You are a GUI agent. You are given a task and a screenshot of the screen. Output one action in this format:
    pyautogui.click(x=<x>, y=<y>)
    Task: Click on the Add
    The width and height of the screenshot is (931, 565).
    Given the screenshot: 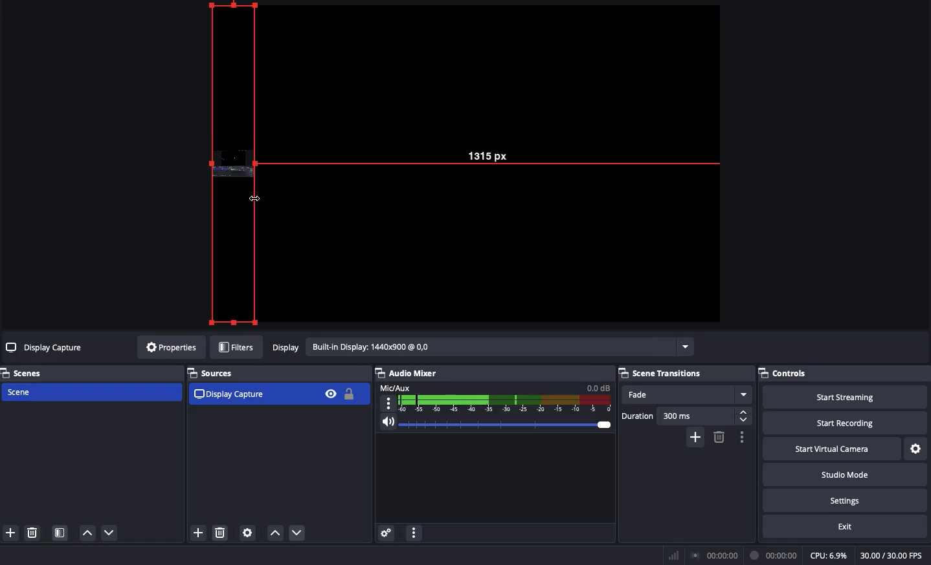 What is the action you would take?
    pyautogui.click(x=10, y=533)
    